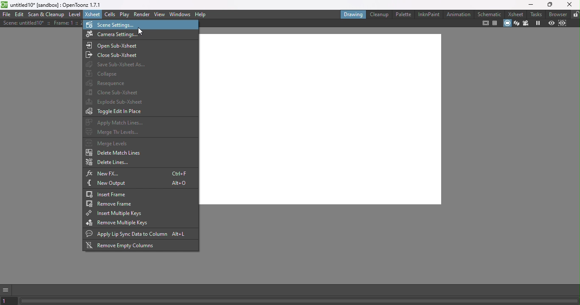 This screenshot has height=305, width=580. What do you see at coordinates (202, 14) in the screenshot?
I see `Help` at bounding box center [202, 14].